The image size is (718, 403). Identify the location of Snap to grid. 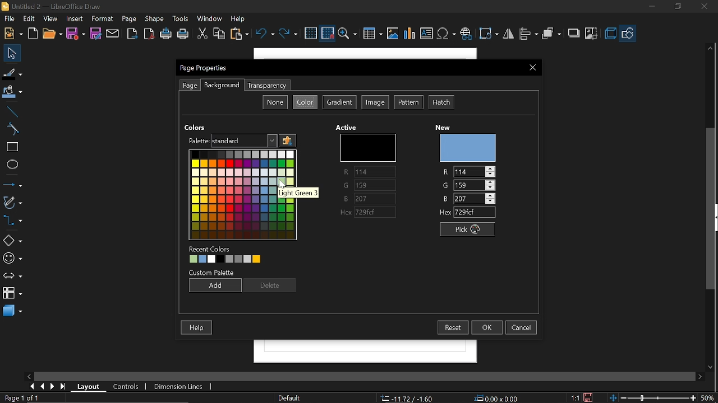
(328, 33).